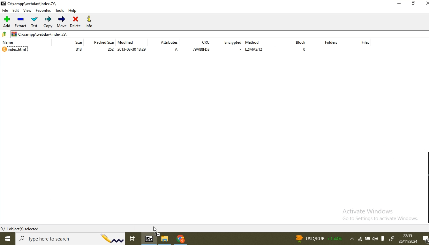 The image size is (429, 245). What do you see at coordinates (21, 22) in the screenshot?
I see `extract` at bounding box center [21, 22].